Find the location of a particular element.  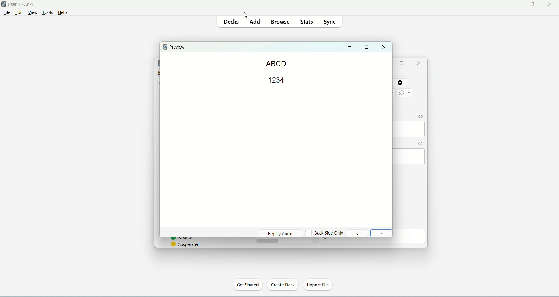

logo is located at coordinates (3, 4).